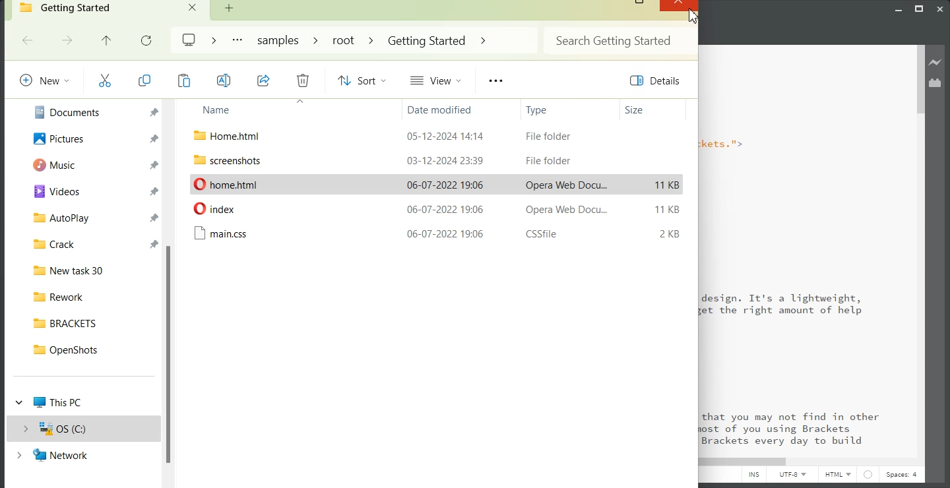 Image resolution: width=950 pixels, height=488 pixels. Describe the element at coordinates (838, 475) in the screenshot. I see `HTML` at that location.